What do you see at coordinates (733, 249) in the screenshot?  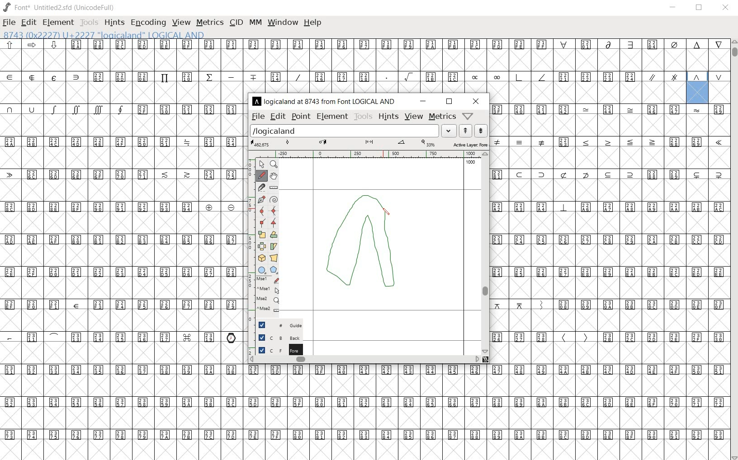 I see `scrollbar` at bounding box center [733, 249].